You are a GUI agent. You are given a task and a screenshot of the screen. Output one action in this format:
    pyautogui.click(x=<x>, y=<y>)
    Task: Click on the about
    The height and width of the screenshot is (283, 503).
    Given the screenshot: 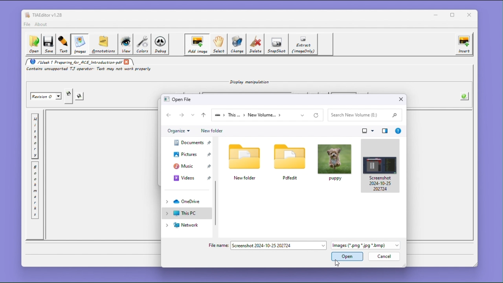 What is the action you would take?
    pyautogui.click(x=42, y=24)
    